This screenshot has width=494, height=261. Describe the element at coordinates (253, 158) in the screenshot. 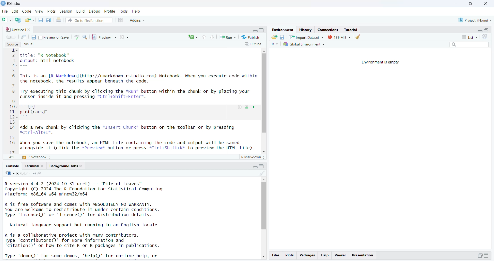

I see `R markdown` at that location.